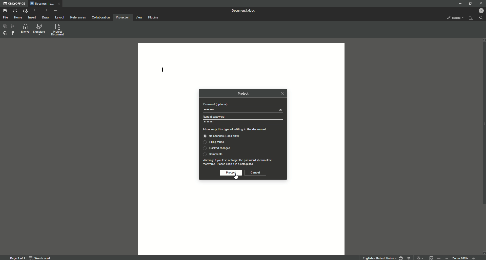 This screenshot has width=486, height=260. I want to click on Close, so click(480, 3).